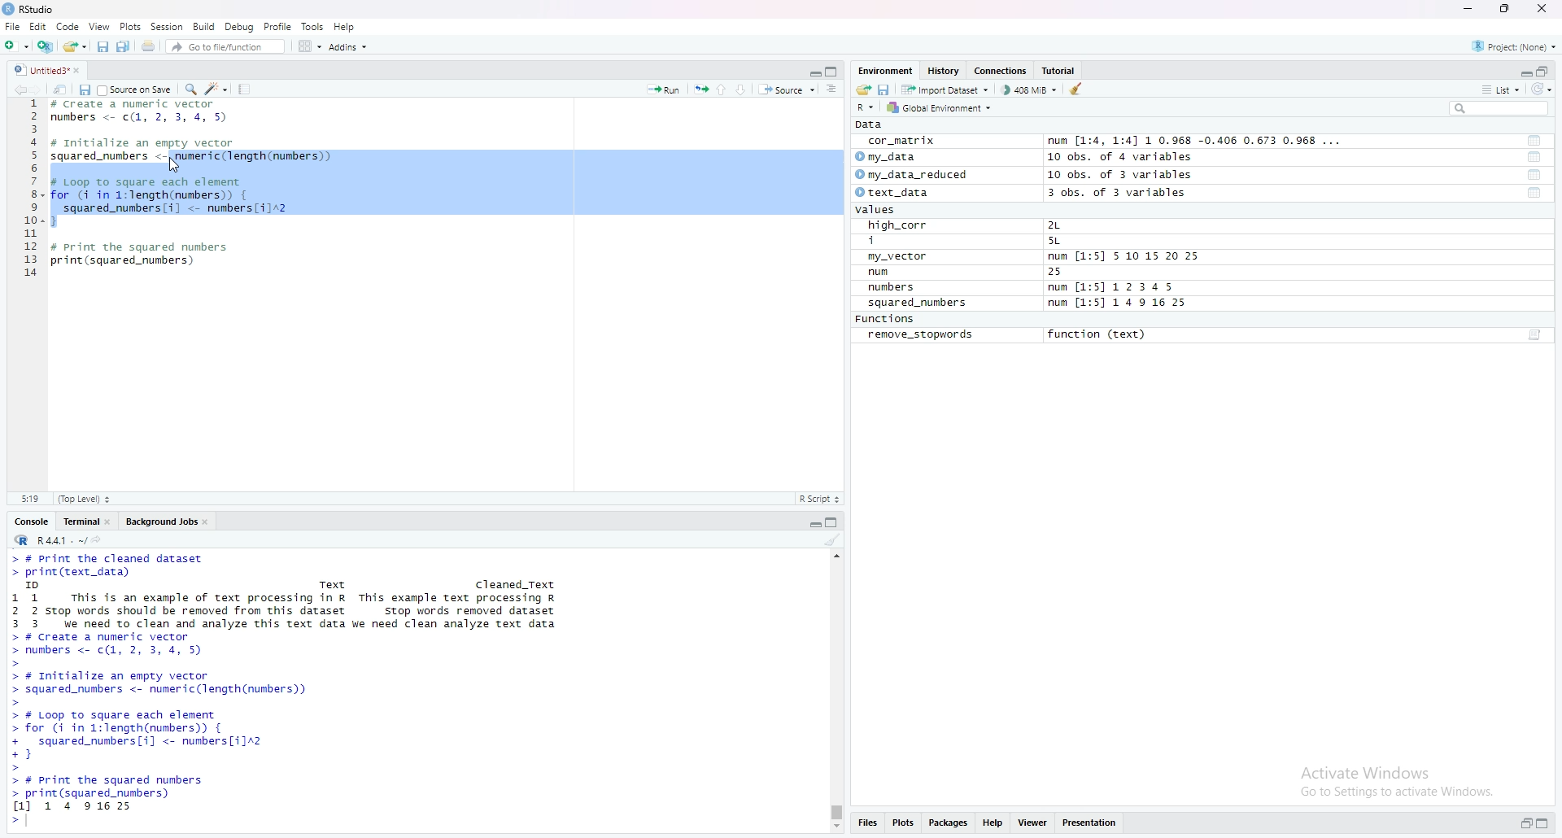  I want to click on Document outline, so click(833, 89).